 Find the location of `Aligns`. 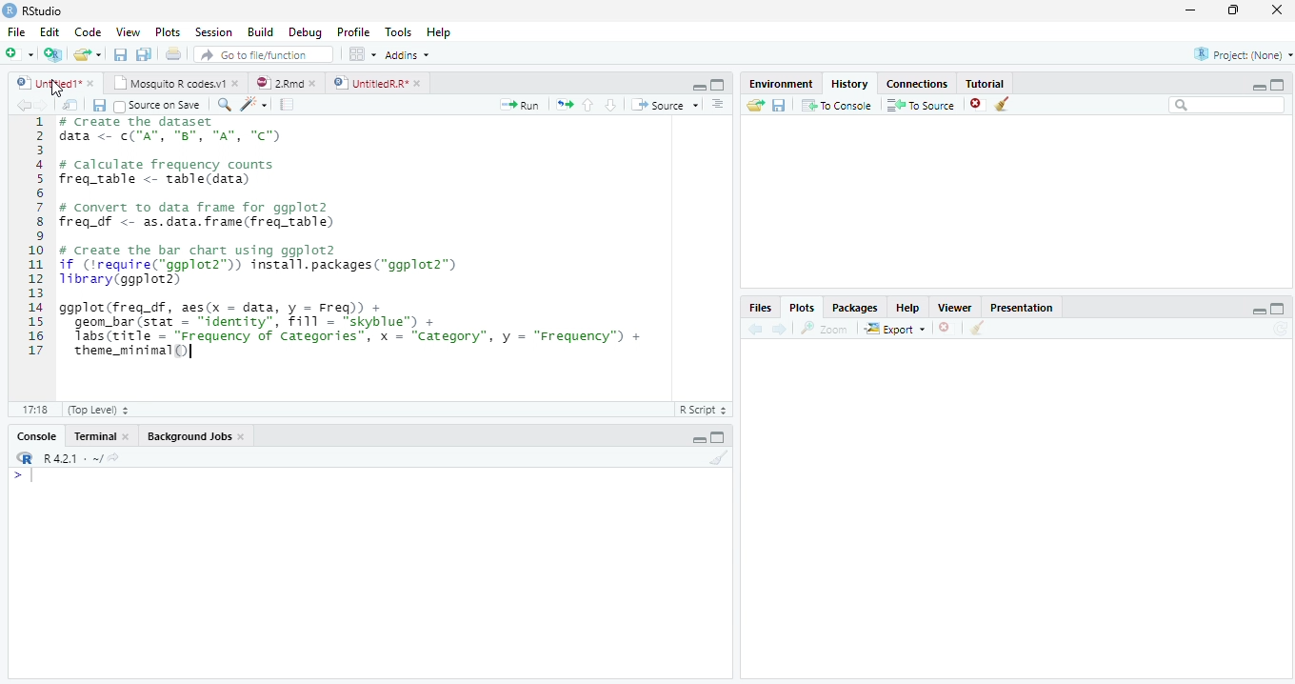

Aligns is located at coordinates (719, 105).